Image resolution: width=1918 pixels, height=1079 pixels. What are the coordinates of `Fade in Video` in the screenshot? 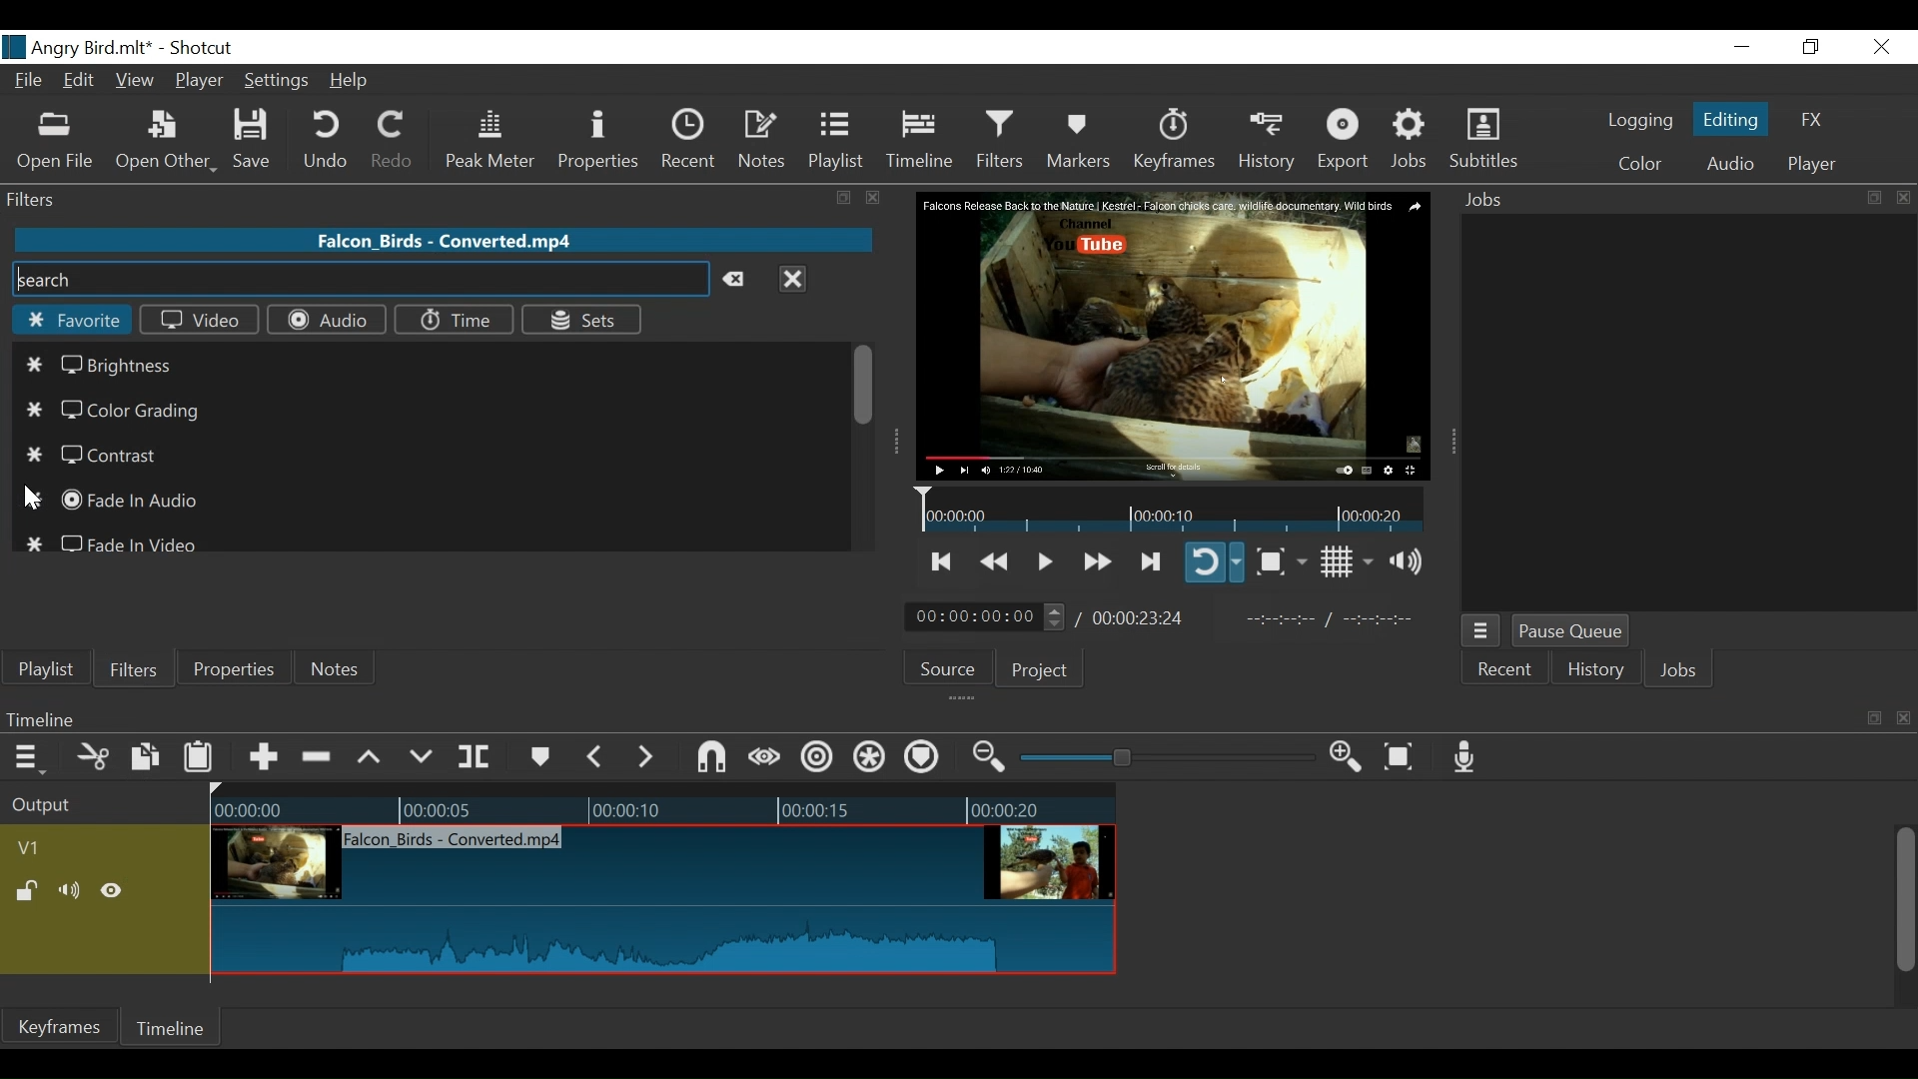 It's located at (115, 539).